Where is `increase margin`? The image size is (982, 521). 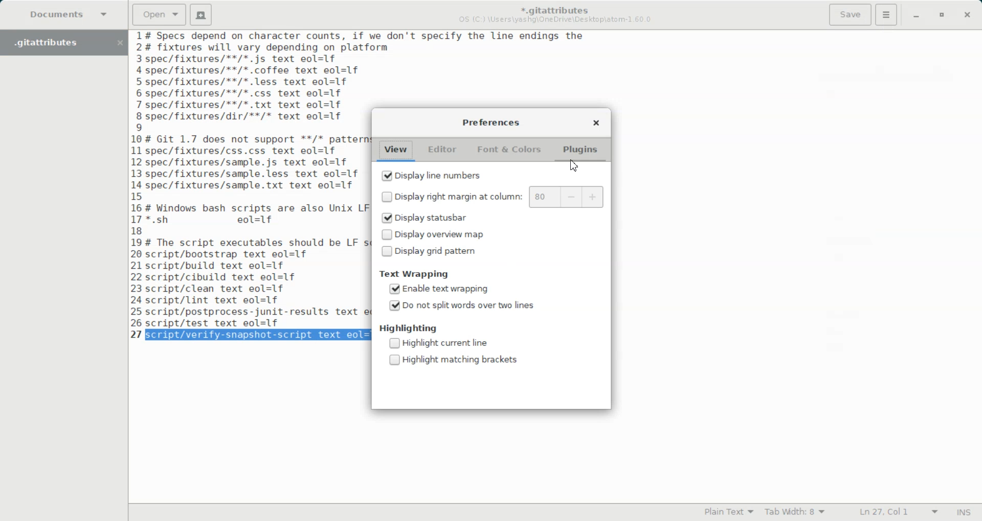 increase margin is located at coordinates (592, 197).